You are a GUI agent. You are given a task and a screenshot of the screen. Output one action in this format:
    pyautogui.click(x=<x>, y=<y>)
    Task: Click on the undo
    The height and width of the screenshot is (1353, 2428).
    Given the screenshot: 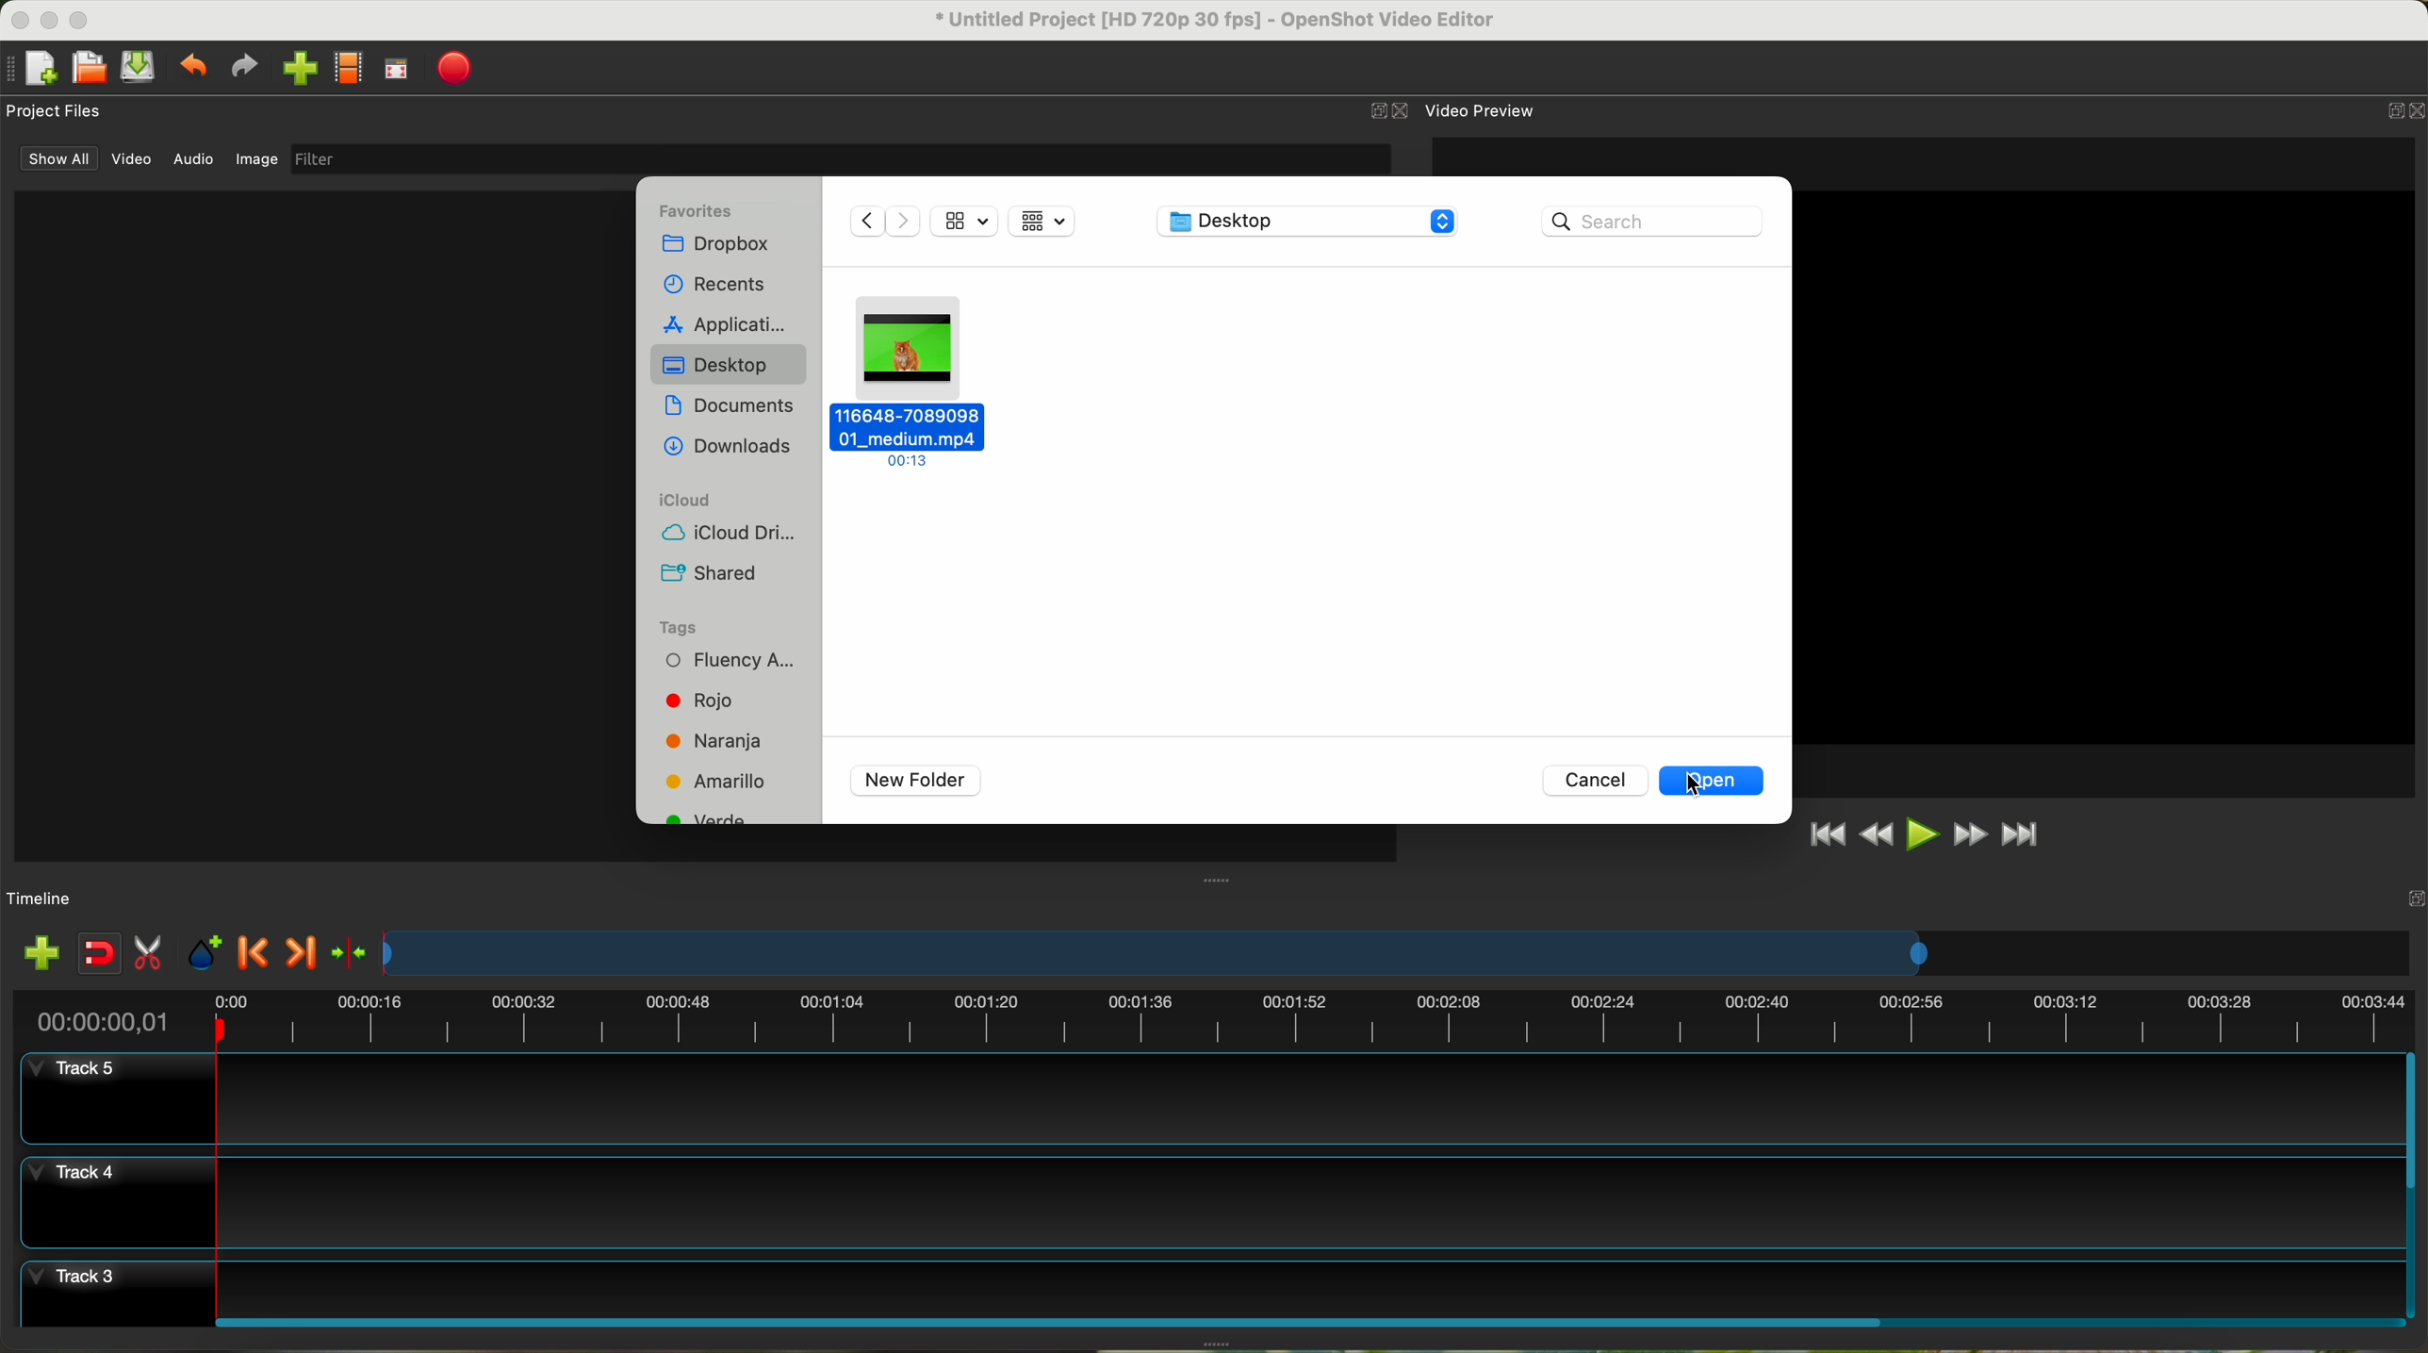 What is the action you would take?
    pyautogui.click(x=191, y=64)
    